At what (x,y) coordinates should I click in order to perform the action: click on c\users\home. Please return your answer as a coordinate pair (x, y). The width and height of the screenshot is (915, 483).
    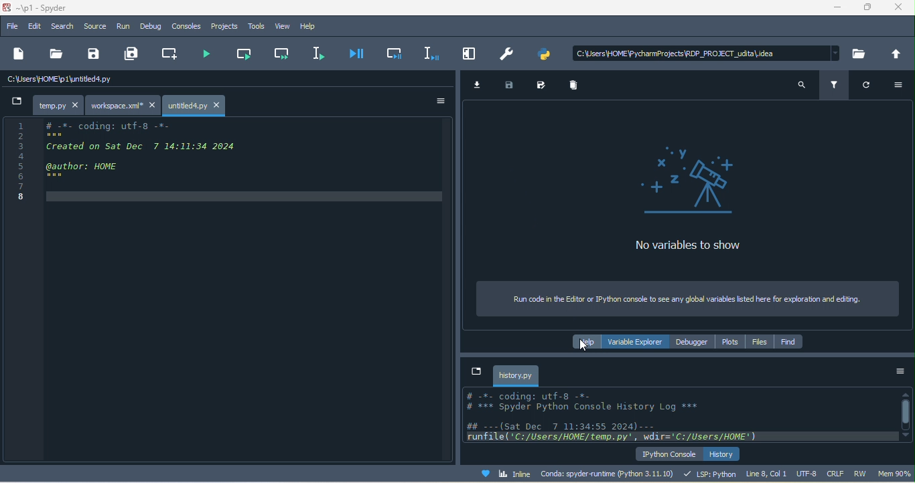
    Looking at the image, I should click on (707, 51).